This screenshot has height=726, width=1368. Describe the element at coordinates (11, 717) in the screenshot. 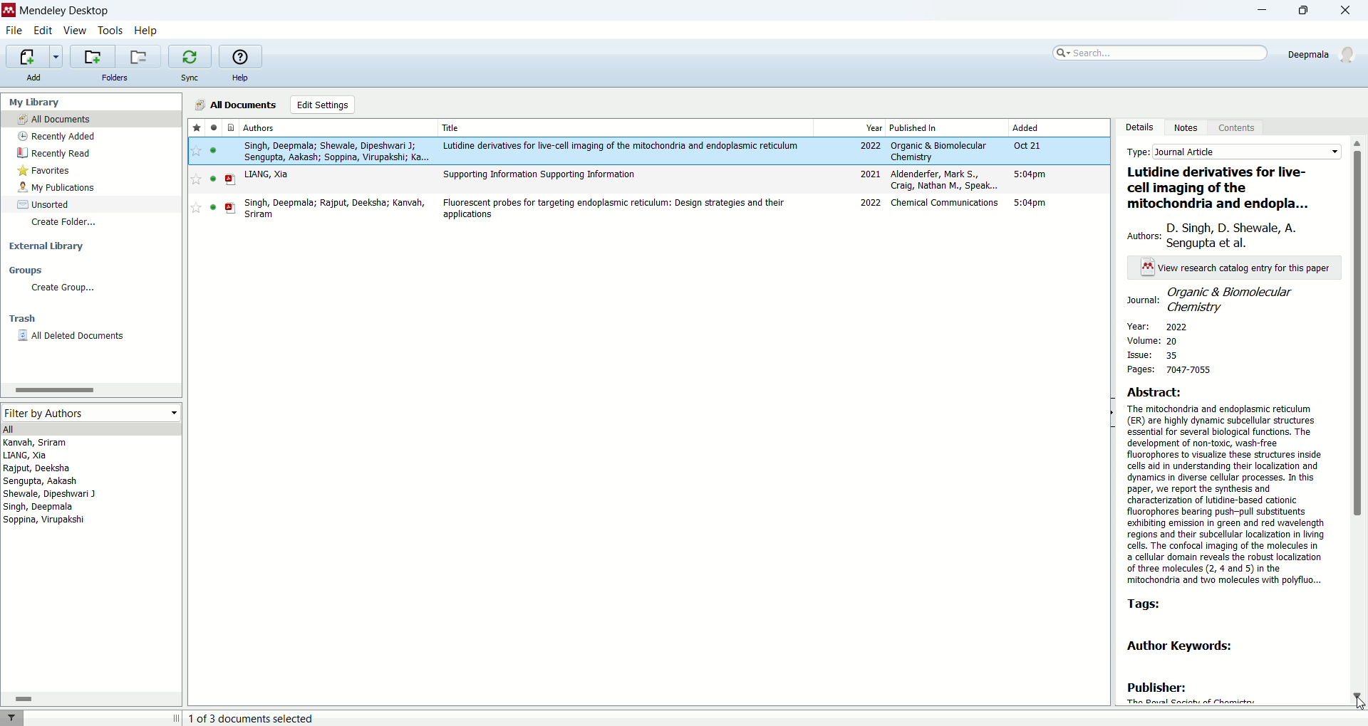

I see `filter` at that location.